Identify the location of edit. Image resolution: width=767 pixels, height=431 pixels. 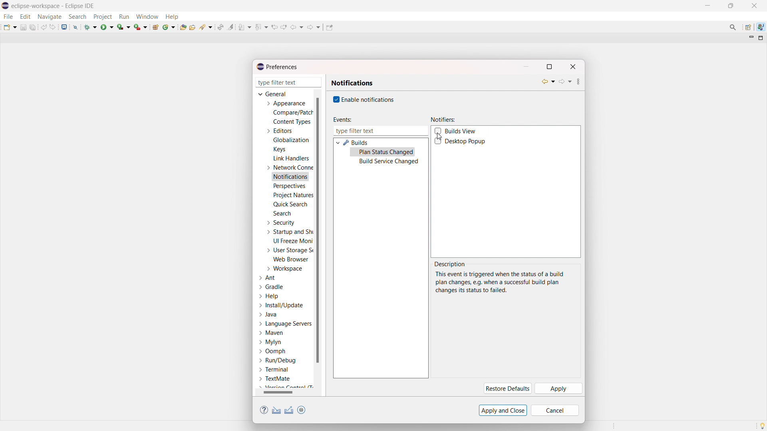
(25, 17).